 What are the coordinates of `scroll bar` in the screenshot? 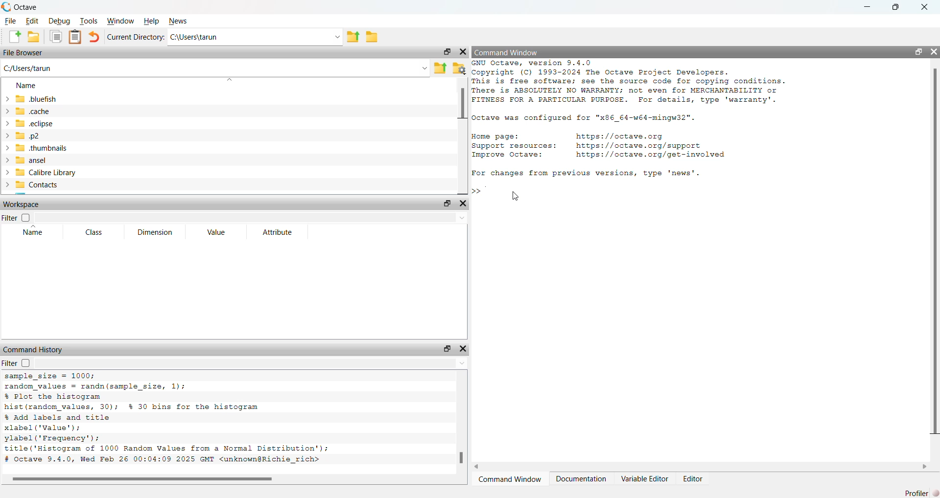 It's located at (462, 457).